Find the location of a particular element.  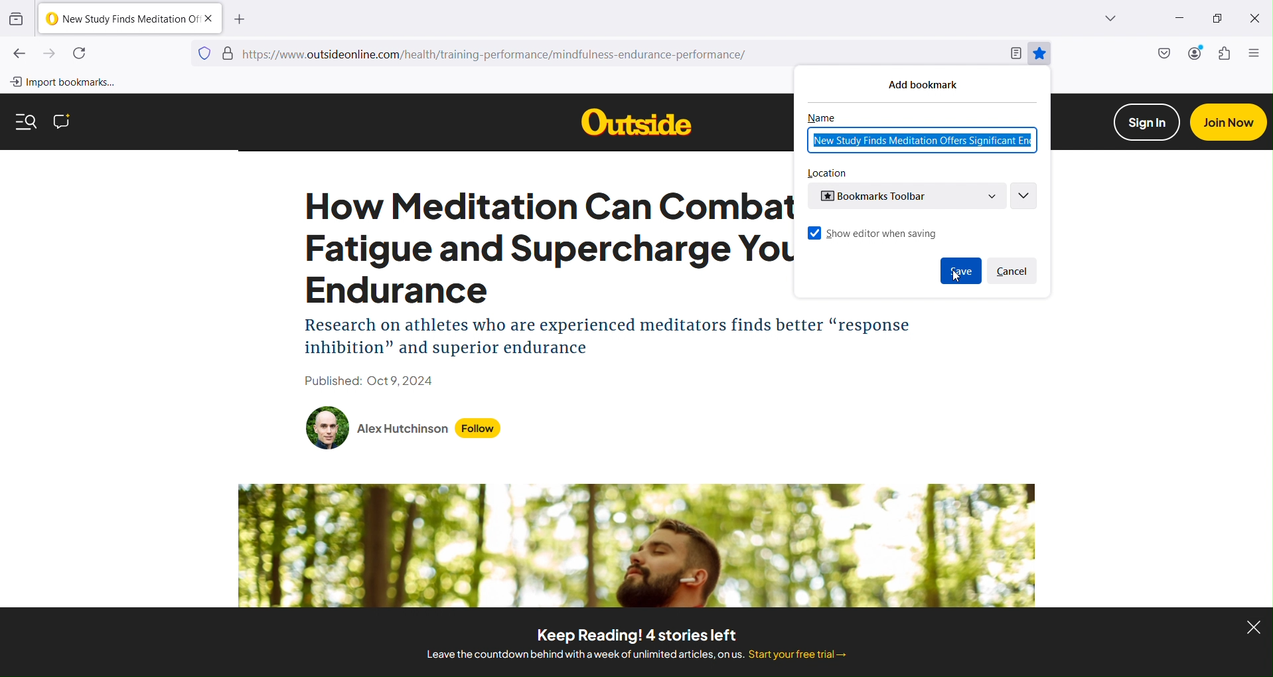

Author's image is located at coordinates (328, 428).